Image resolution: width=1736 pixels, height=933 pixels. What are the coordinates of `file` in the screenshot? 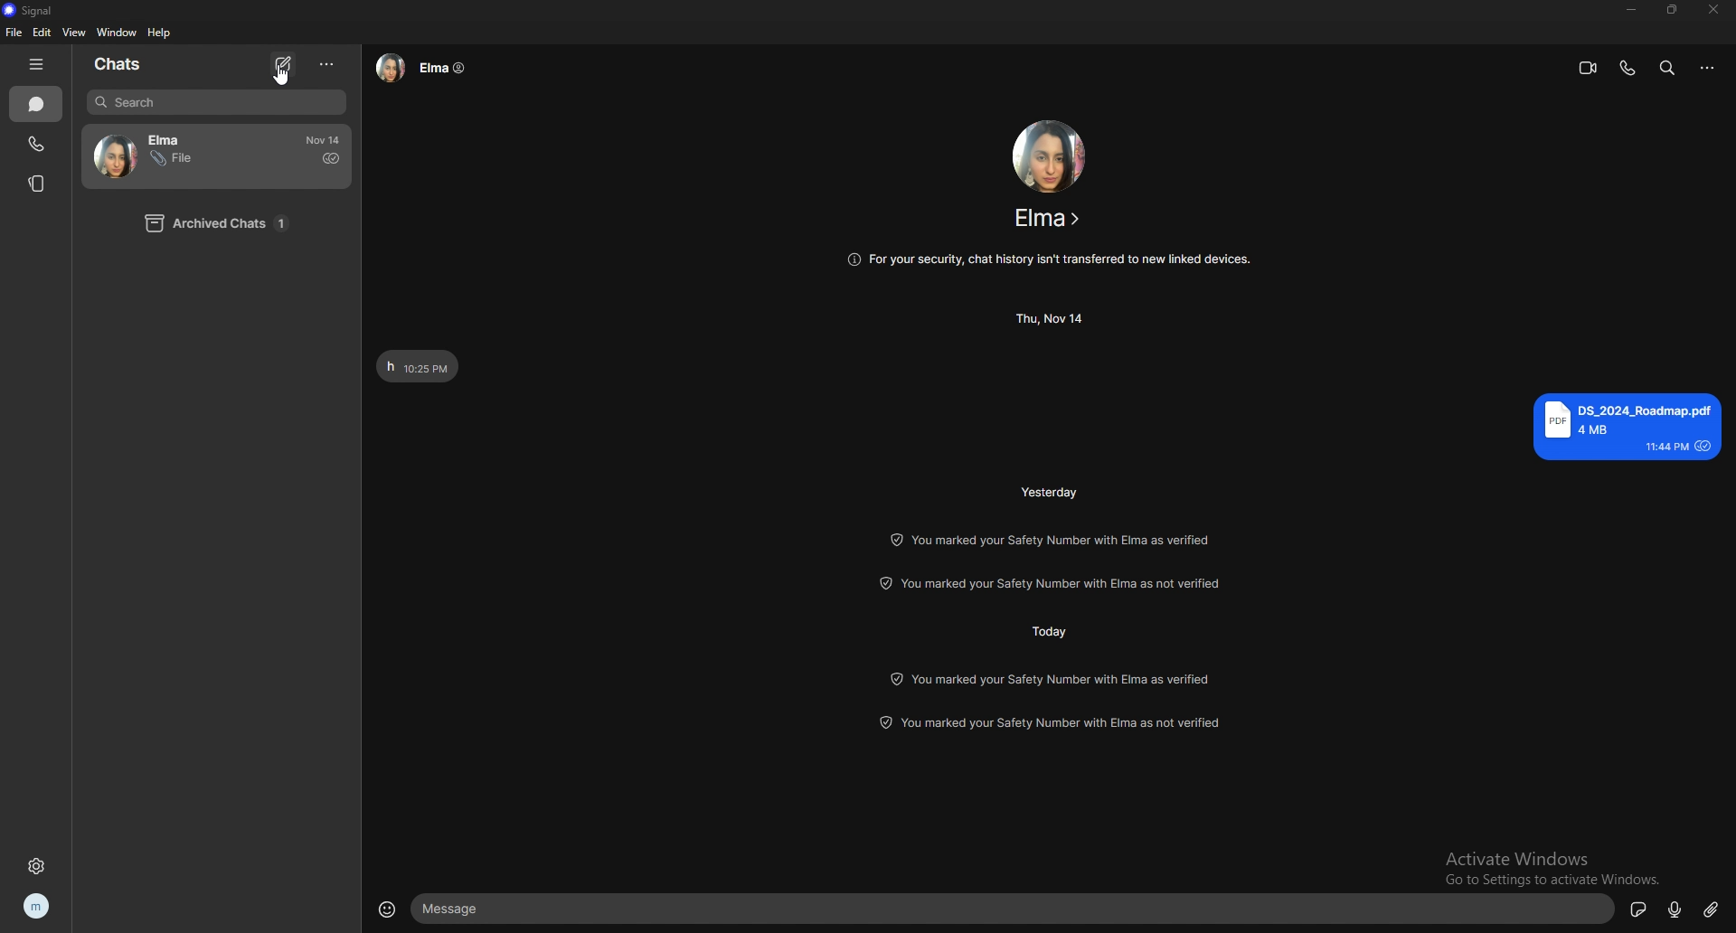 It's located at (13, 33).